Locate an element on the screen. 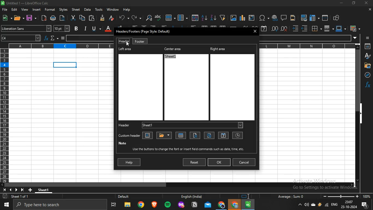 The height and width of the screenshot is (210, 373). start is located at coordinates (8, 205).